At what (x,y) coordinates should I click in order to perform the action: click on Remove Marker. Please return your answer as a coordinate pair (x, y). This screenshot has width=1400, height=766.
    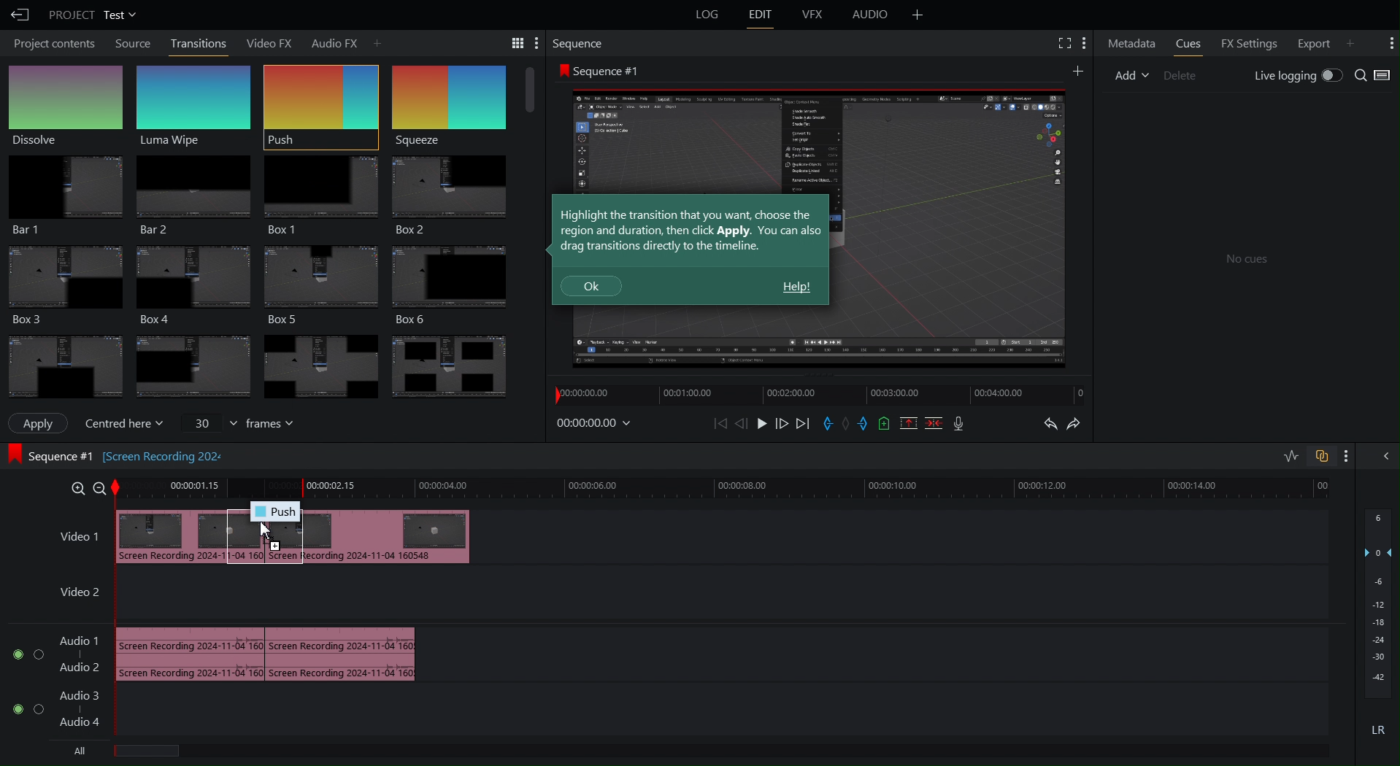
    Looking at the image, I should click on (848, 424).